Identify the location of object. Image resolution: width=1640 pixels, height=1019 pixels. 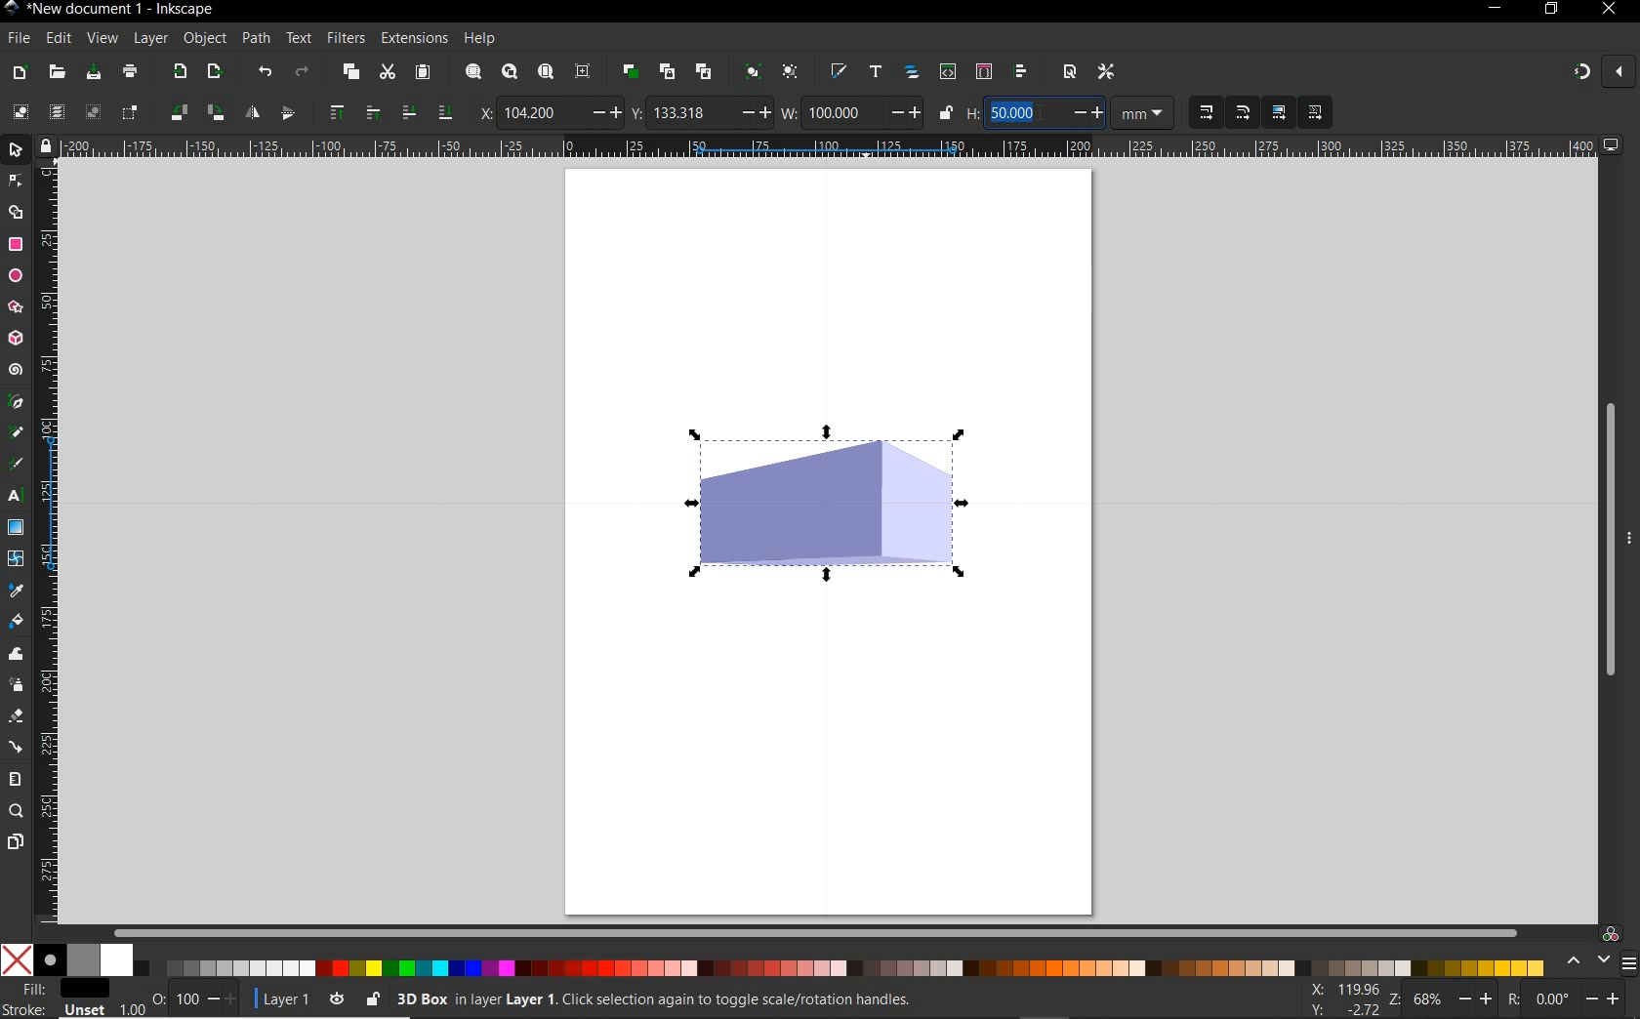
(204, 39).